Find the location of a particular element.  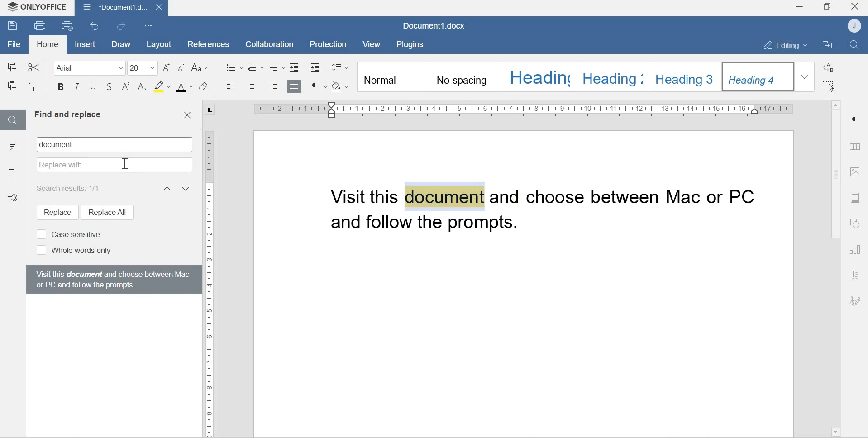

Scale is located at coordinates (515, 109).